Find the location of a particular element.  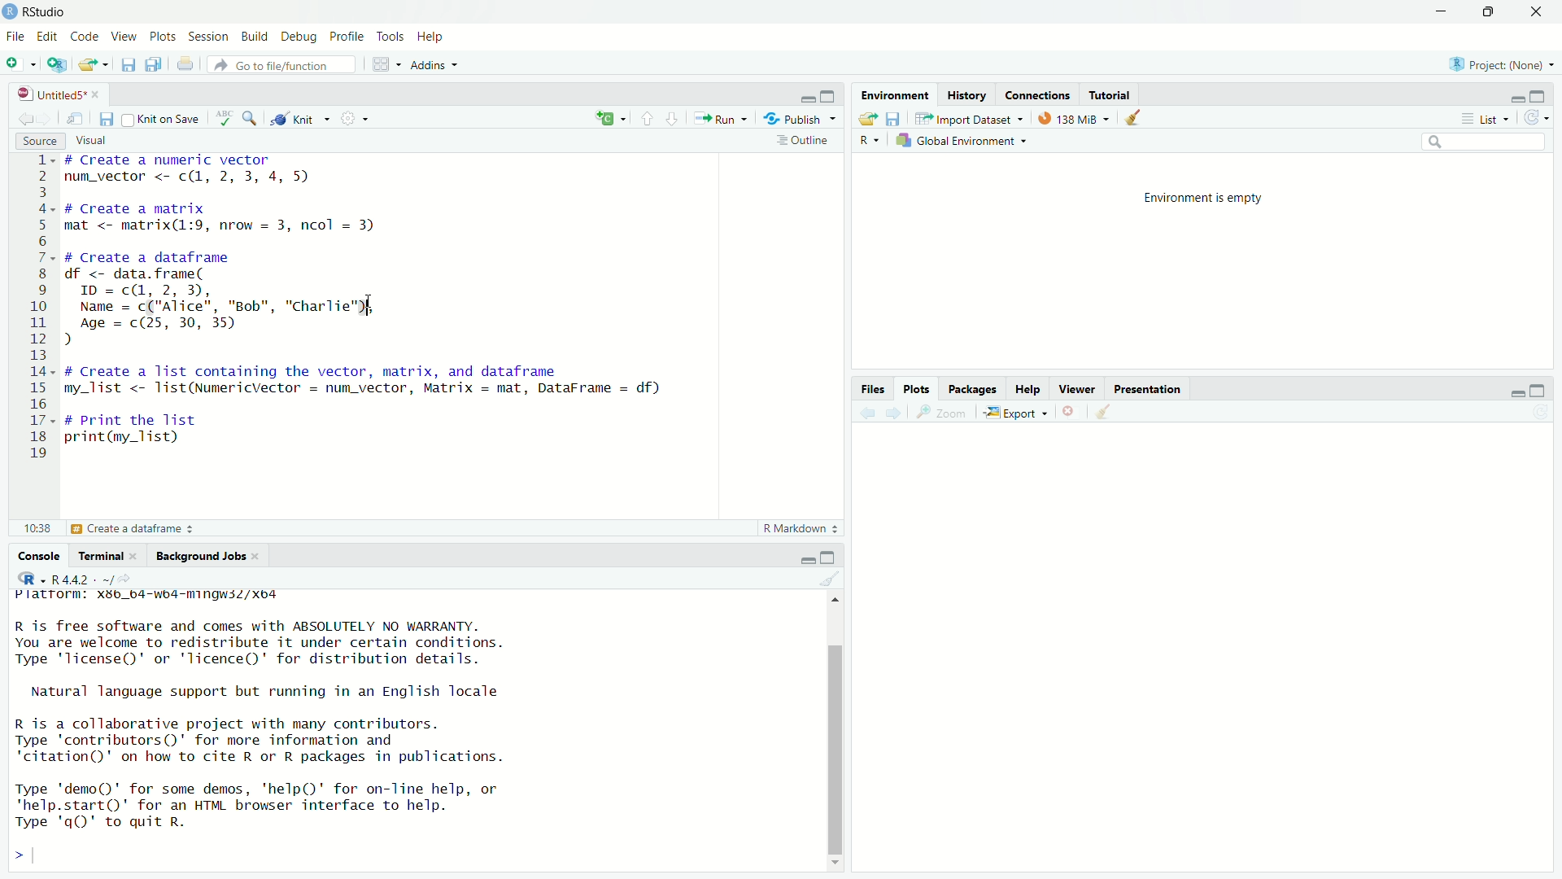

Run is located at coordinates (722, 120).